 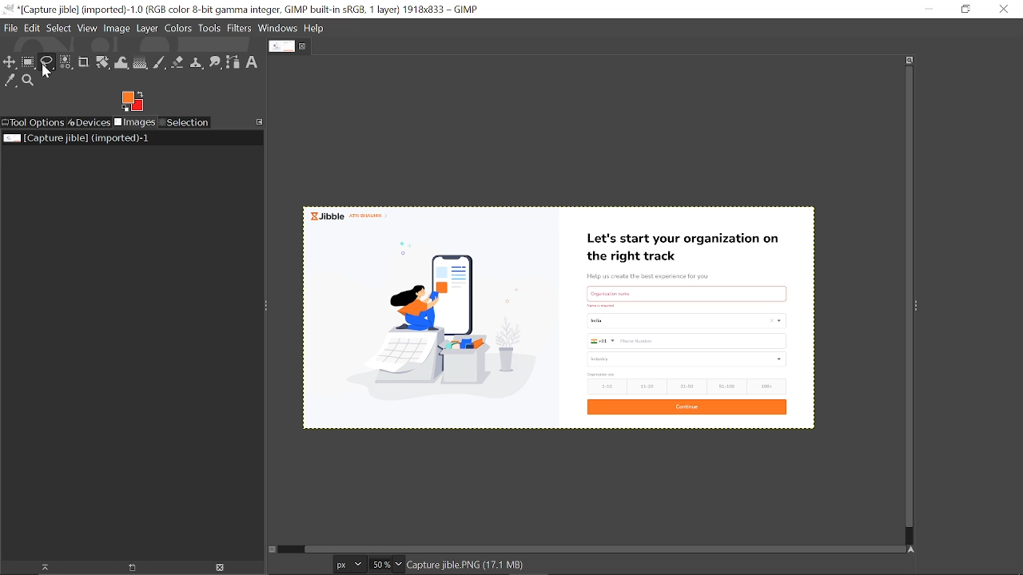 I want to click on Zoom when widow size changes, so click(x=910, y=60).